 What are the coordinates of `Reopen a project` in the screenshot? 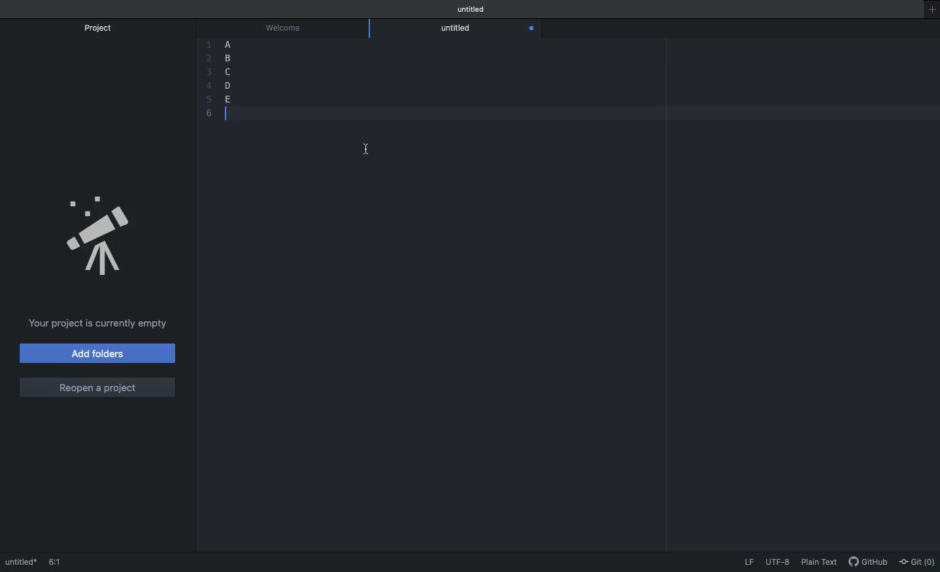 It's located at (95, 387).